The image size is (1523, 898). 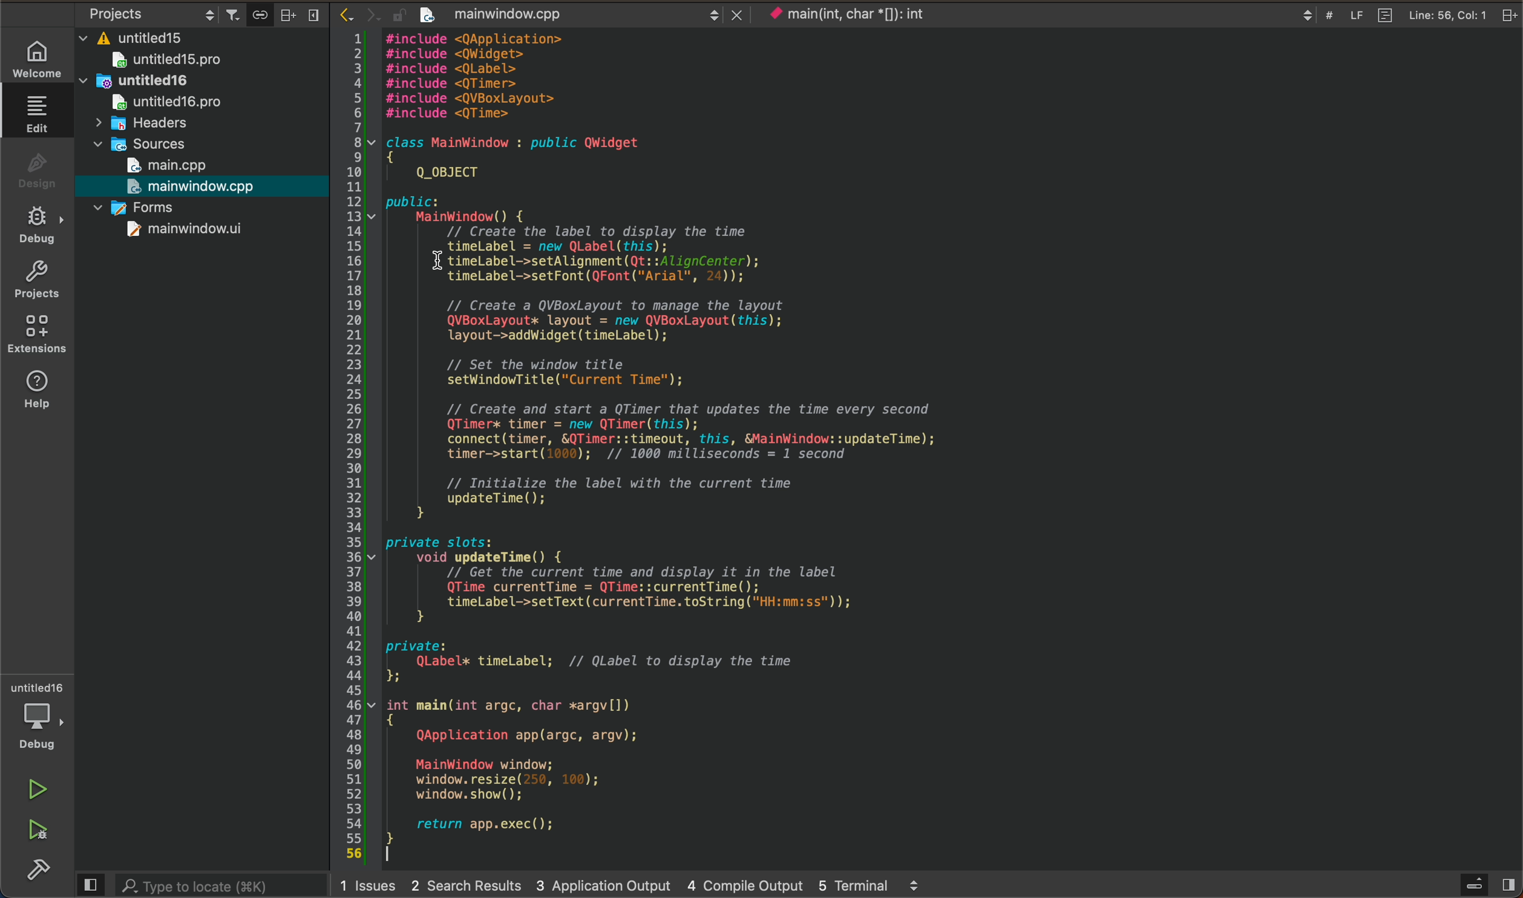 What do you see at coordinates (428, 15) in the screenshot?
I see `create new project` at bounding box center [428, 15].